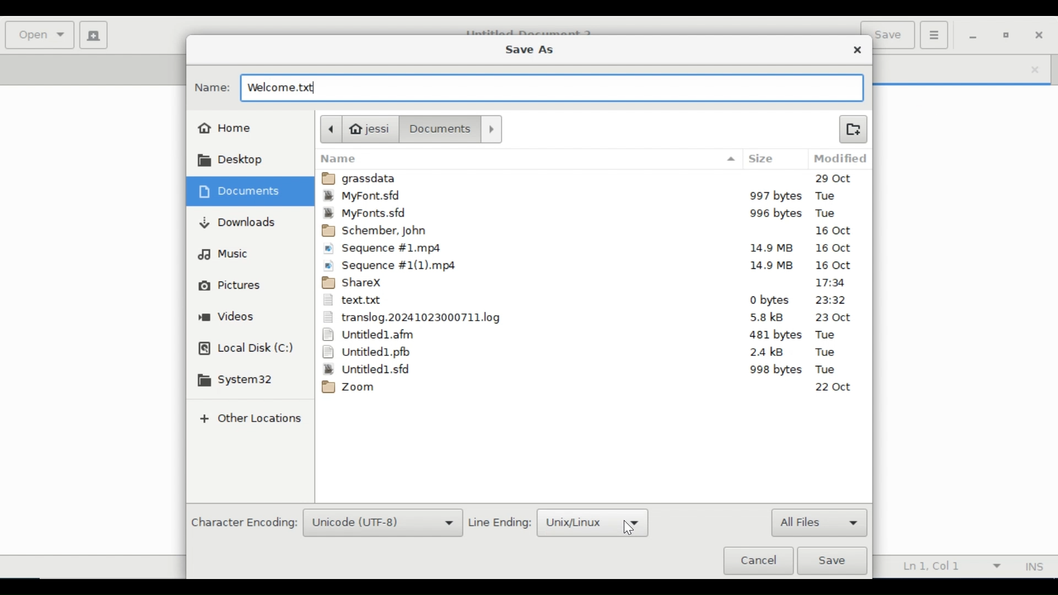  I want to click on Sequence #1mp4 14.9 MB 16Oct, so click(591, 250).